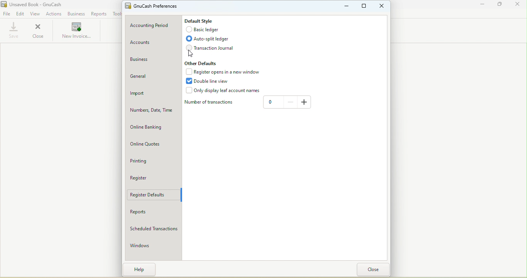 Image resolution: width=527 pixels, height=278 pixels. I want to click on Unsaved Book - GnuCash, so click(35, 4).